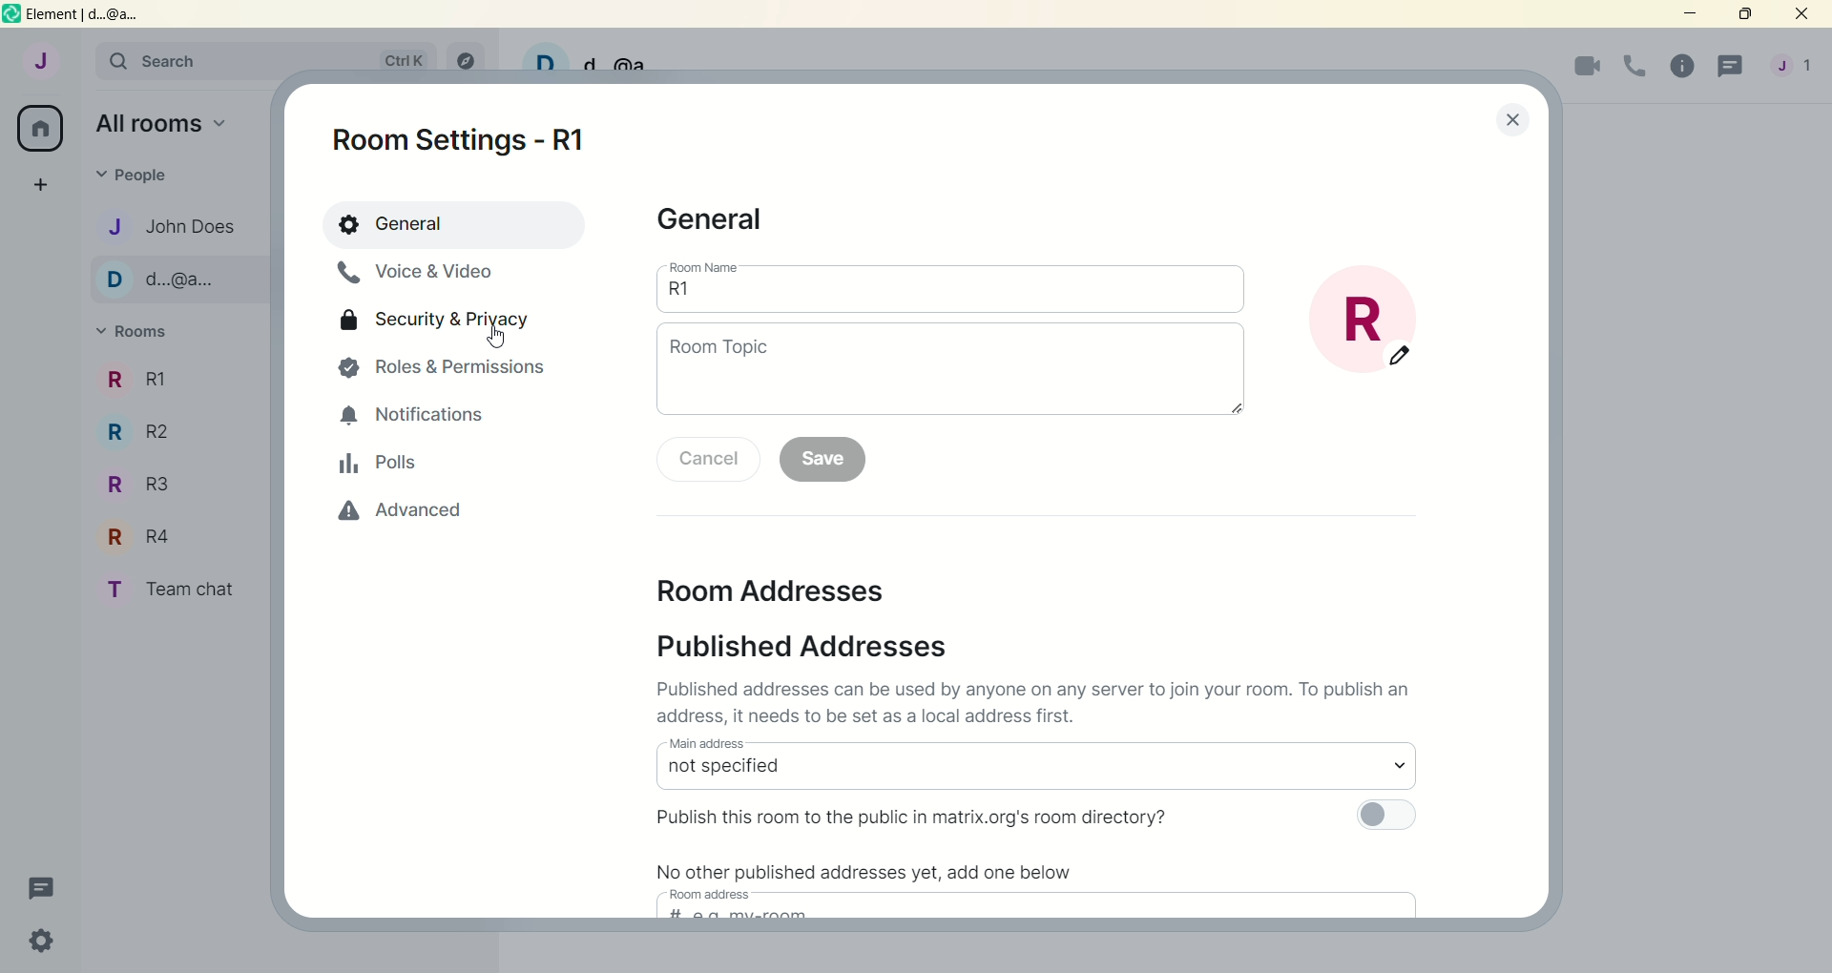  I want to click on rooms, so click(134, 332).